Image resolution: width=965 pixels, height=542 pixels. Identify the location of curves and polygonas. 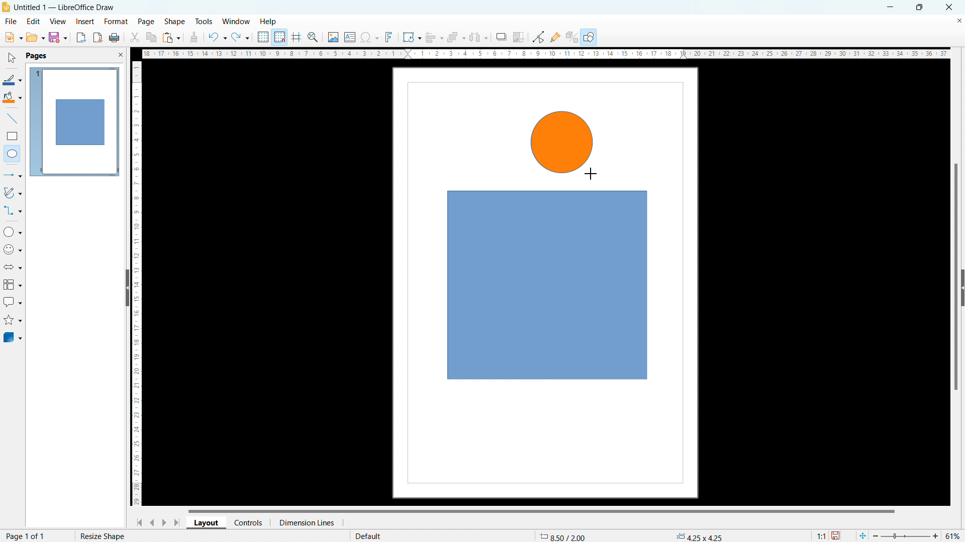
(13, 192).